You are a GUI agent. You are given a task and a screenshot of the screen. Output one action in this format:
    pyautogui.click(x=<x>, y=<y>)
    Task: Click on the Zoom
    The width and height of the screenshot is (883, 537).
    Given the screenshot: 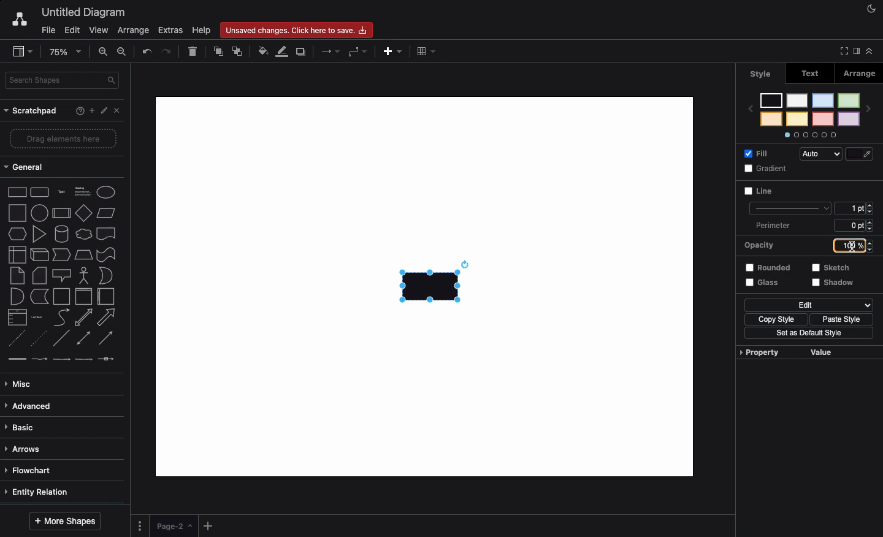 What is the action you would take?
    pyautogui.click(x=64, y=52)
    